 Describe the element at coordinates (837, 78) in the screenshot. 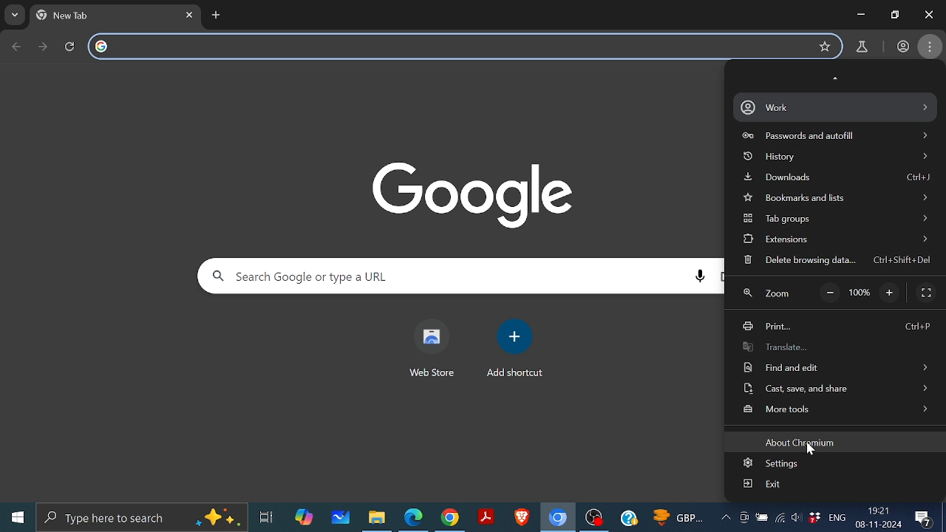

I see `Move upwards` at that location.